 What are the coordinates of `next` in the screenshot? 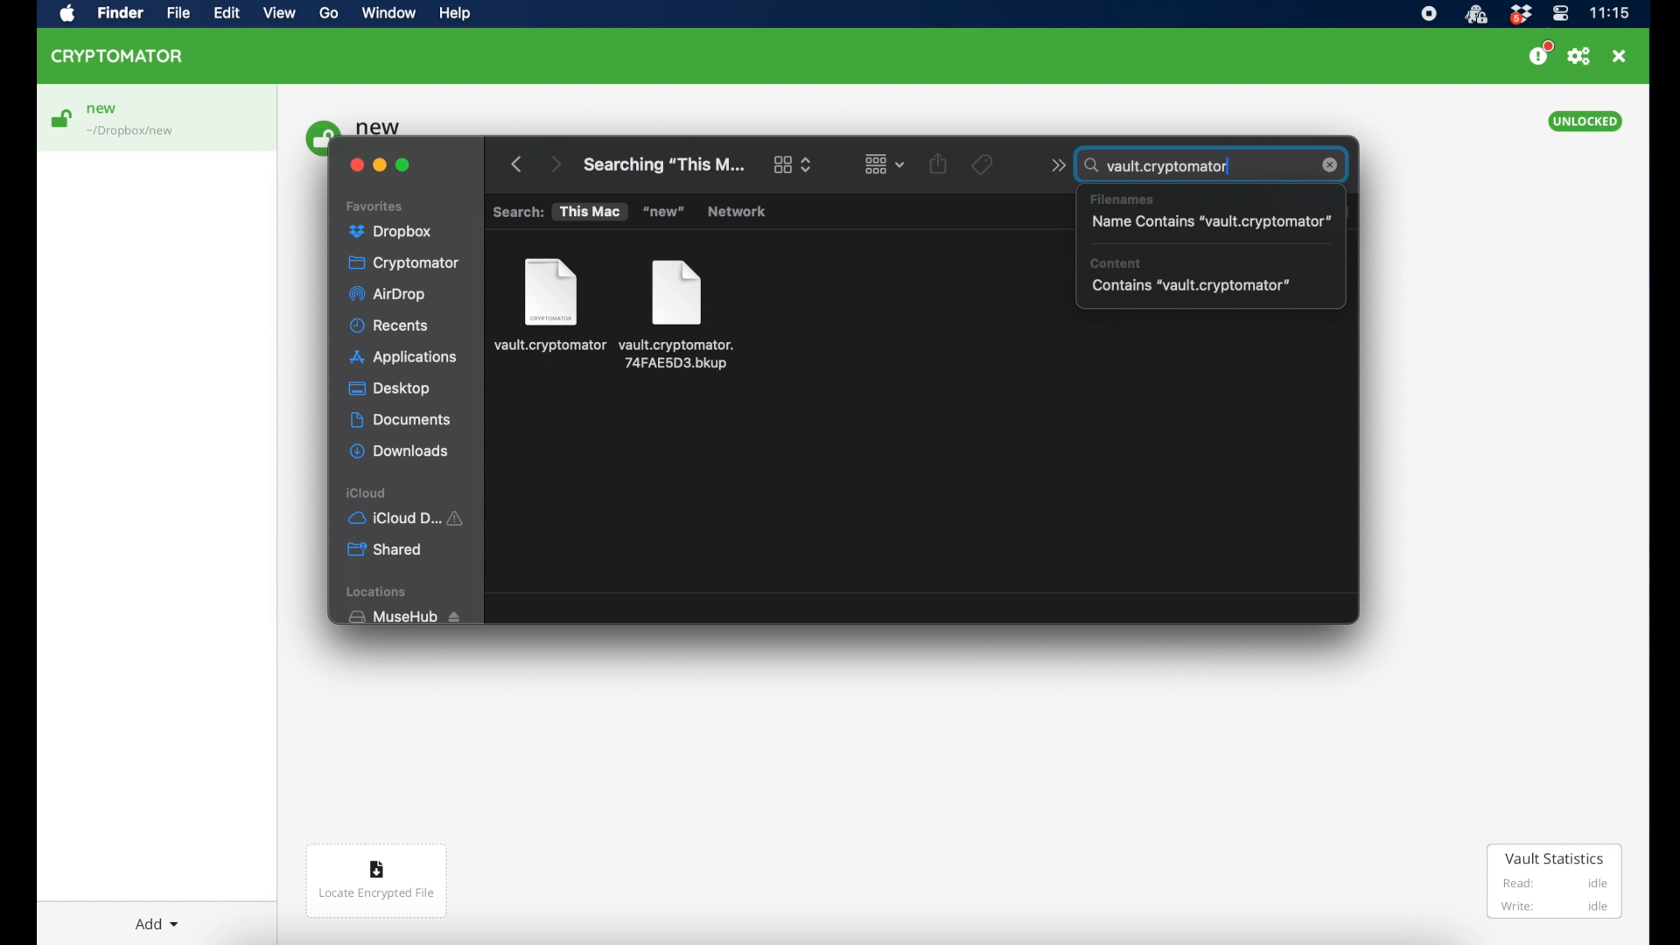 It's located at (1053, 169).